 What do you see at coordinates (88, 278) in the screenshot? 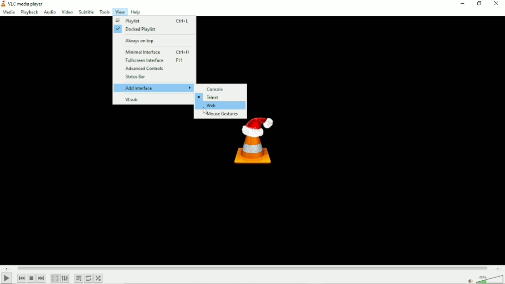
I see `Toggle between loop all, loop one and no loop` at bounding box center [88, 278].